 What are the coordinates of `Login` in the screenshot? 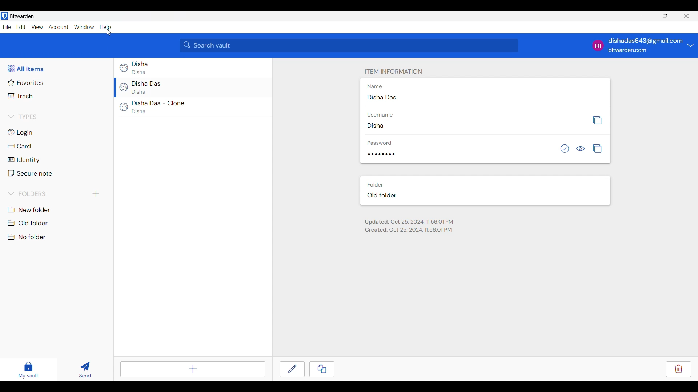 It's located at (21, 133).